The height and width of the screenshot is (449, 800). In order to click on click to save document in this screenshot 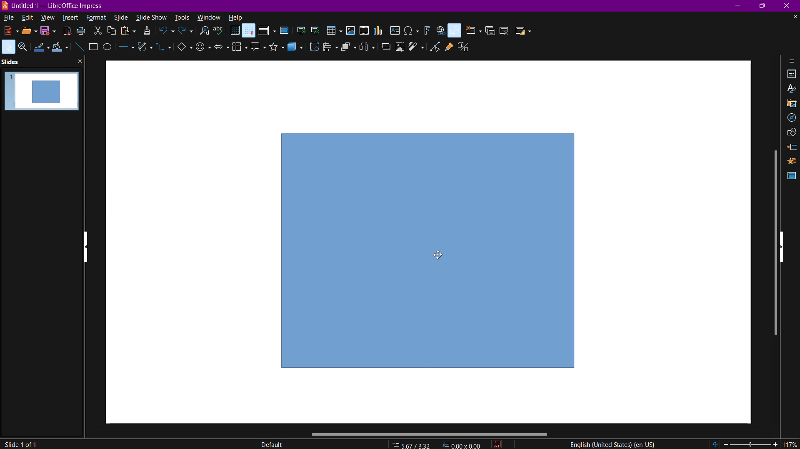, I will do `click(497, 444)`.